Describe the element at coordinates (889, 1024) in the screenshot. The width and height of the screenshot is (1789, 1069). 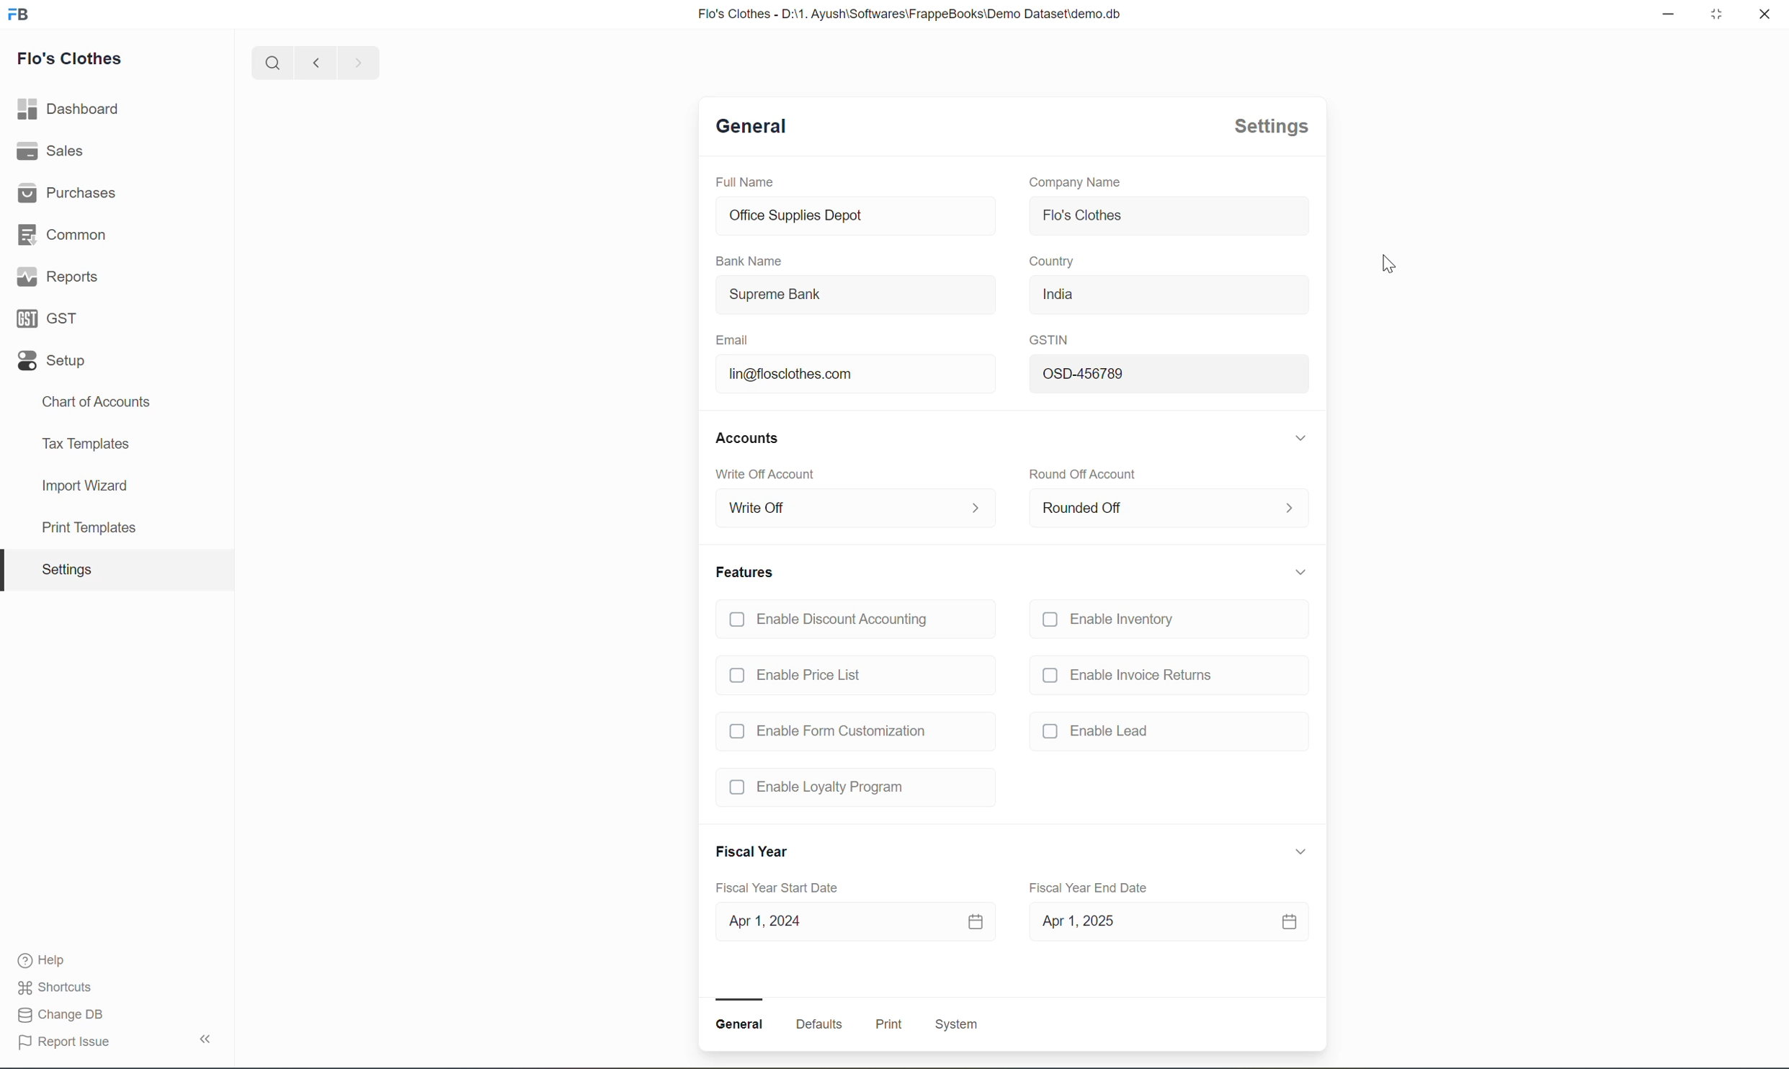
I see `Print` at that location.